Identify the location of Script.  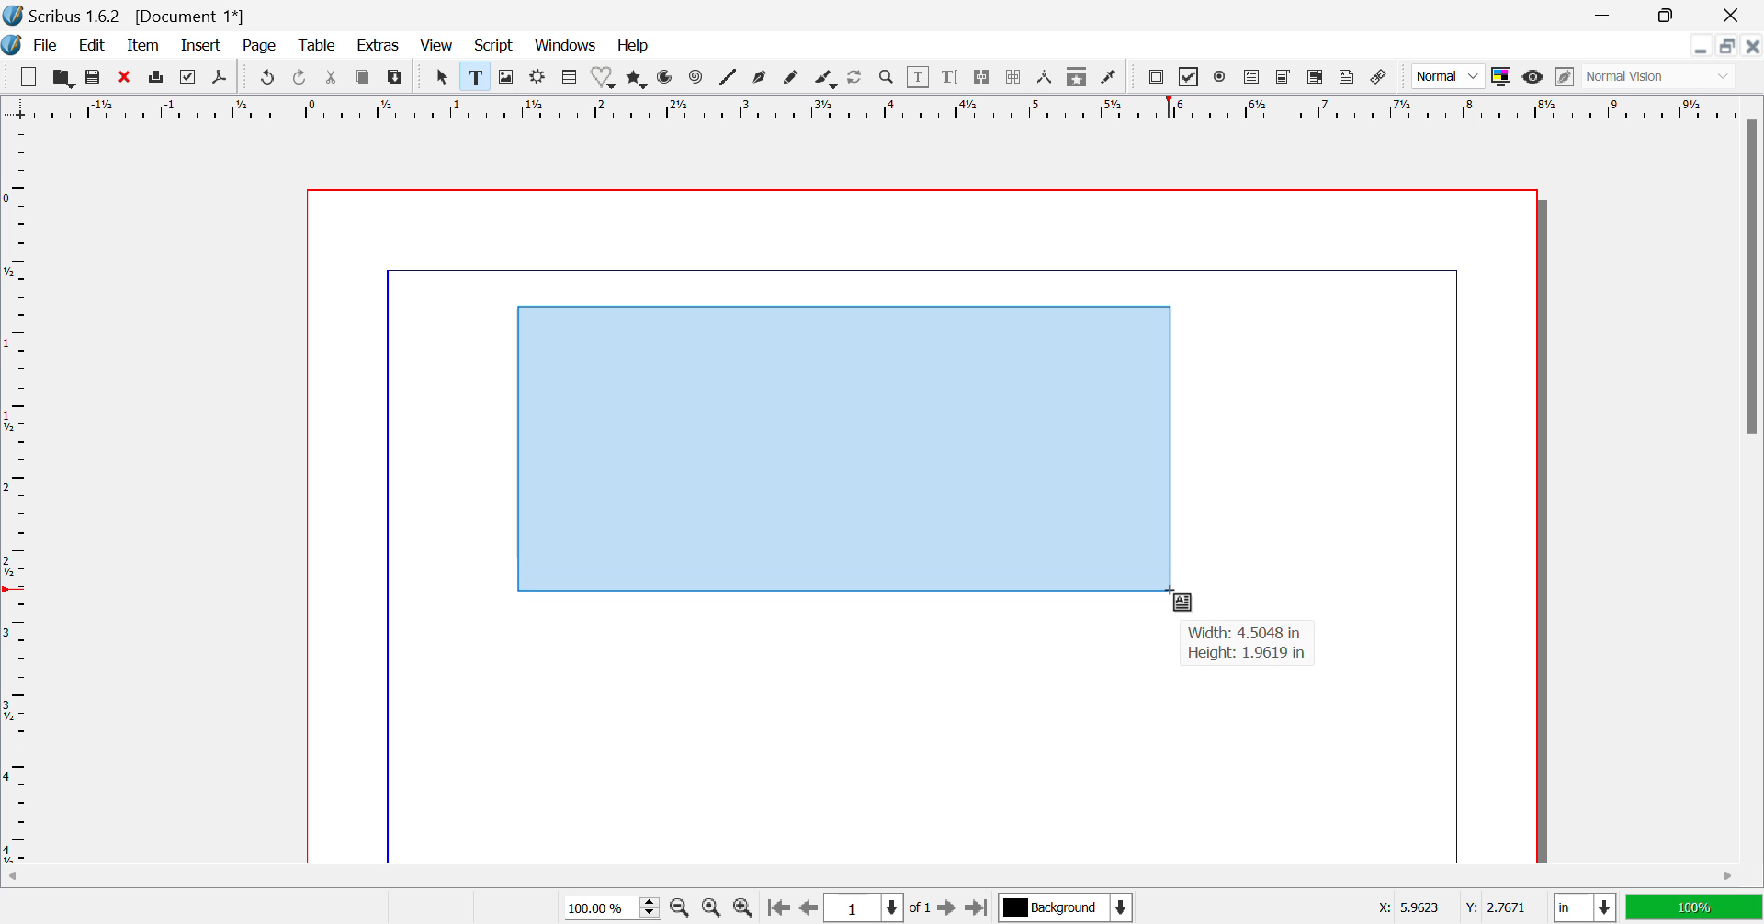
(492, 47).